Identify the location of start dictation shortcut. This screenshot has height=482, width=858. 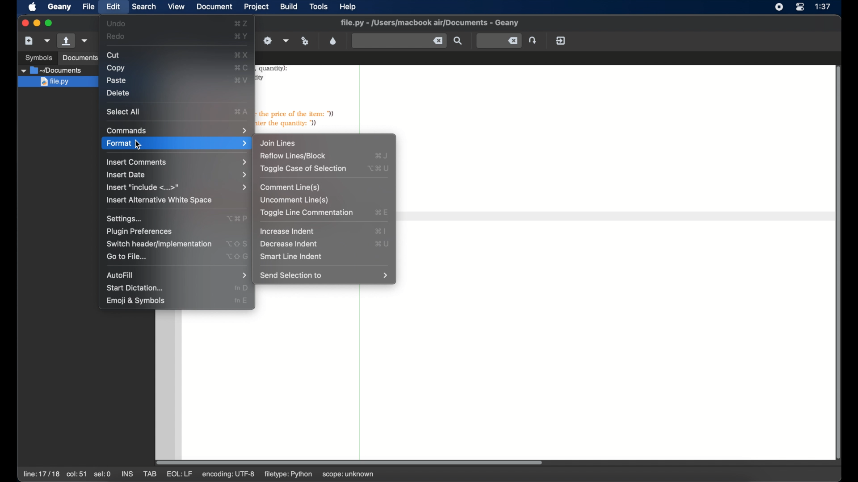
(241, 288).